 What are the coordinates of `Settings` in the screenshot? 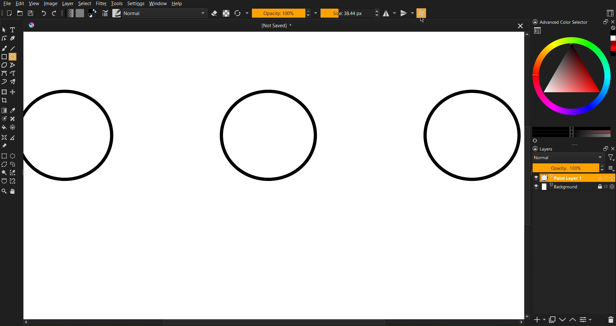 It's located at (137, 3).